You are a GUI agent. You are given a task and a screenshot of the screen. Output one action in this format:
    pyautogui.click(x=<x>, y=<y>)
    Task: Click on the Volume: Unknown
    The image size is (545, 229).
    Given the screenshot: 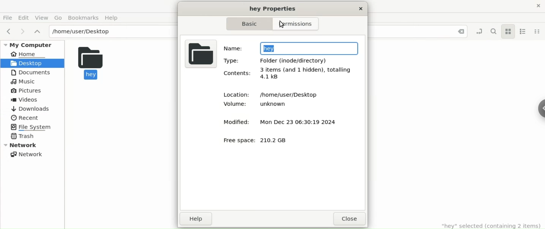 What is the action you would take?
    pyautogui.click(x=262, y=105)
    